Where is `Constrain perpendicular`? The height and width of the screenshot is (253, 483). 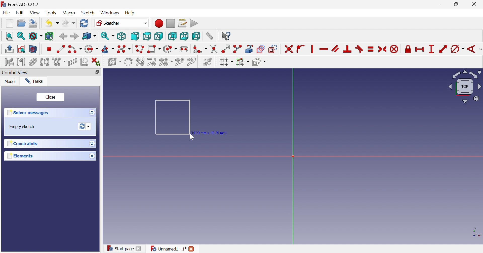
Constrain perpendicular is located at coordinates (347, 49).